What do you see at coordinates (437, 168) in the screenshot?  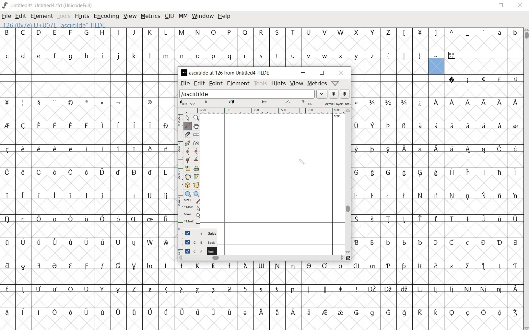 I see `glyph characters` at bounding box center [437, 168].